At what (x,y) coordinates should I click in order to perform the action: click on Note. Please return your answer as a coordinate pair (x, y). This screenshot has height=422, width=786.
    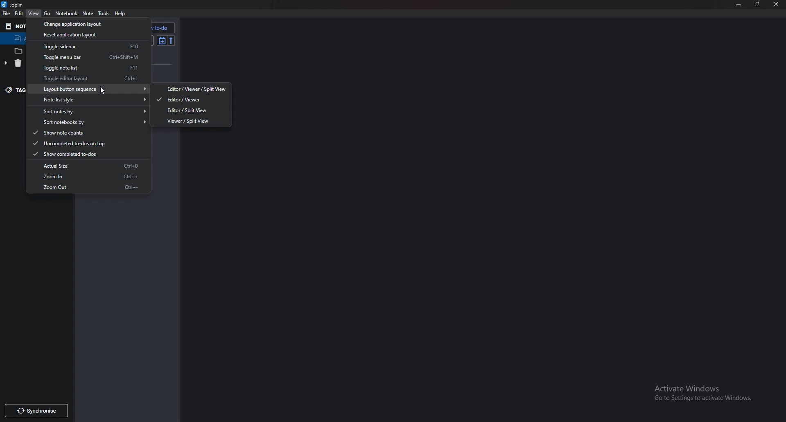
    Looking at the image, I should click on (88, 13).